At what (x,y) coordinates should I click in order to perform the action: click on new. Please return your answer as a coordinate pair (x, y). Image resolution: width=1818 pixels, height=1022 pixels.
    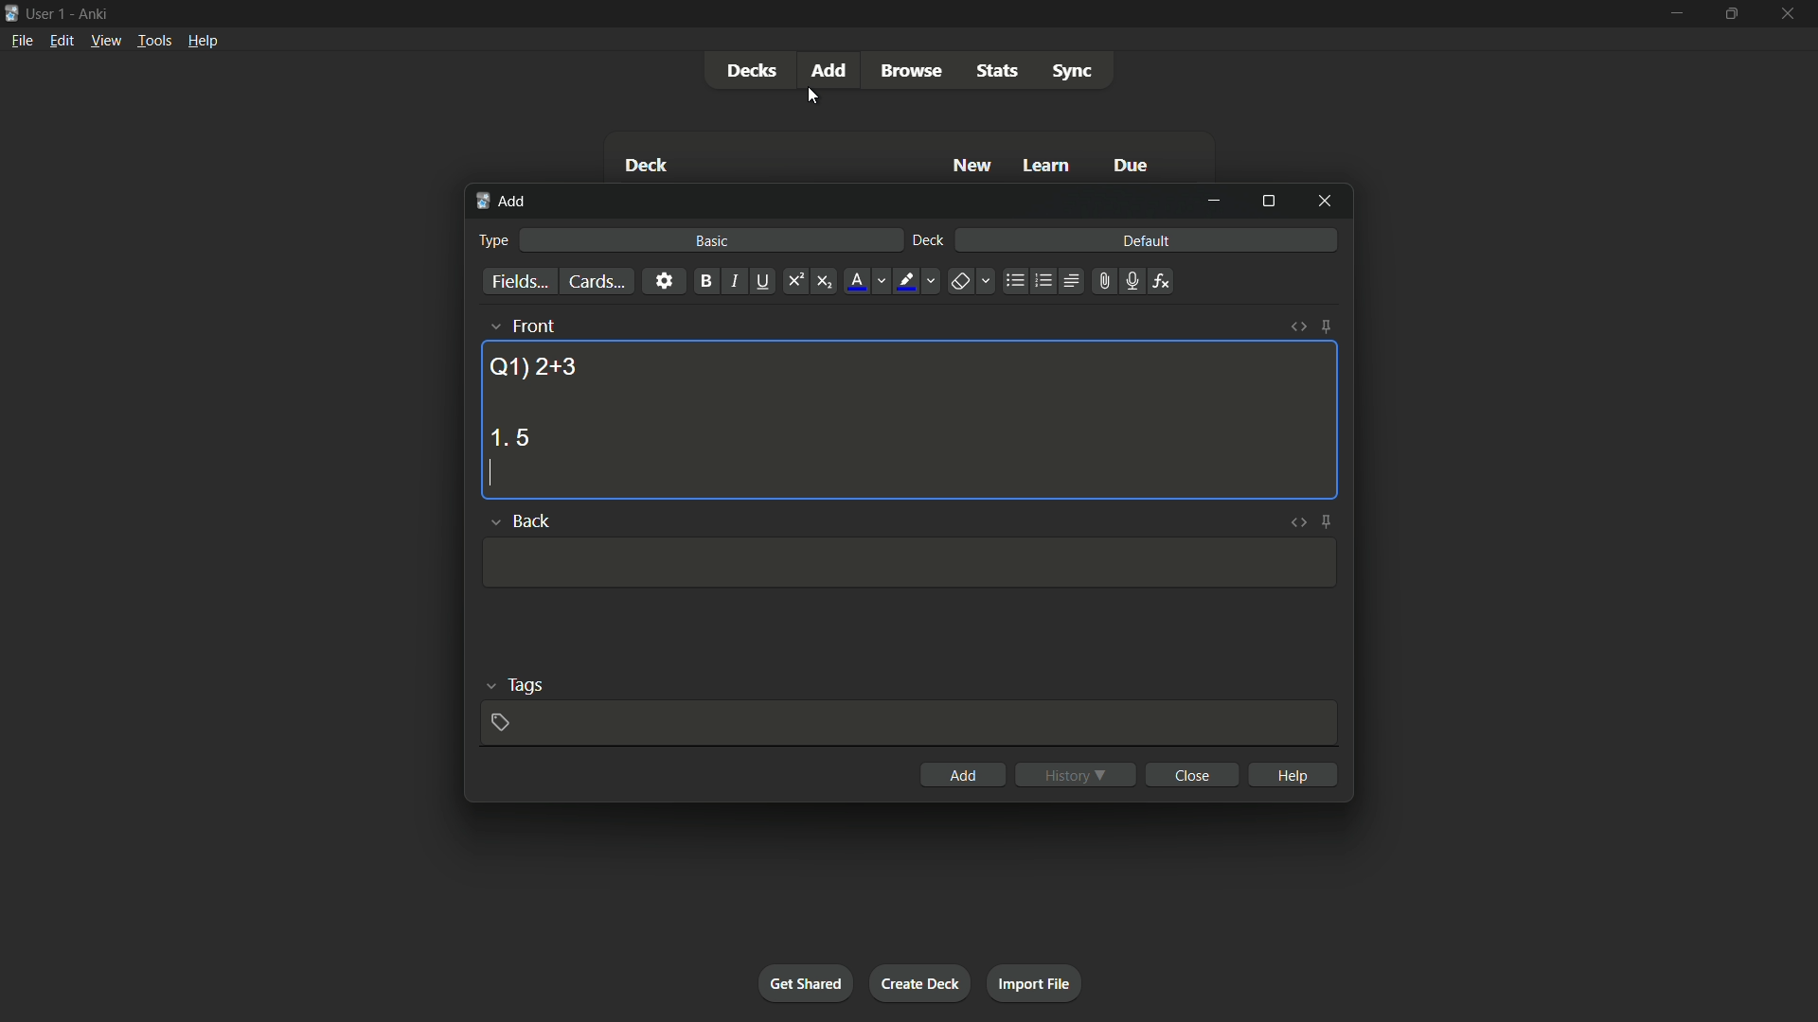
    Looking at the image, I should click on (973, 165).